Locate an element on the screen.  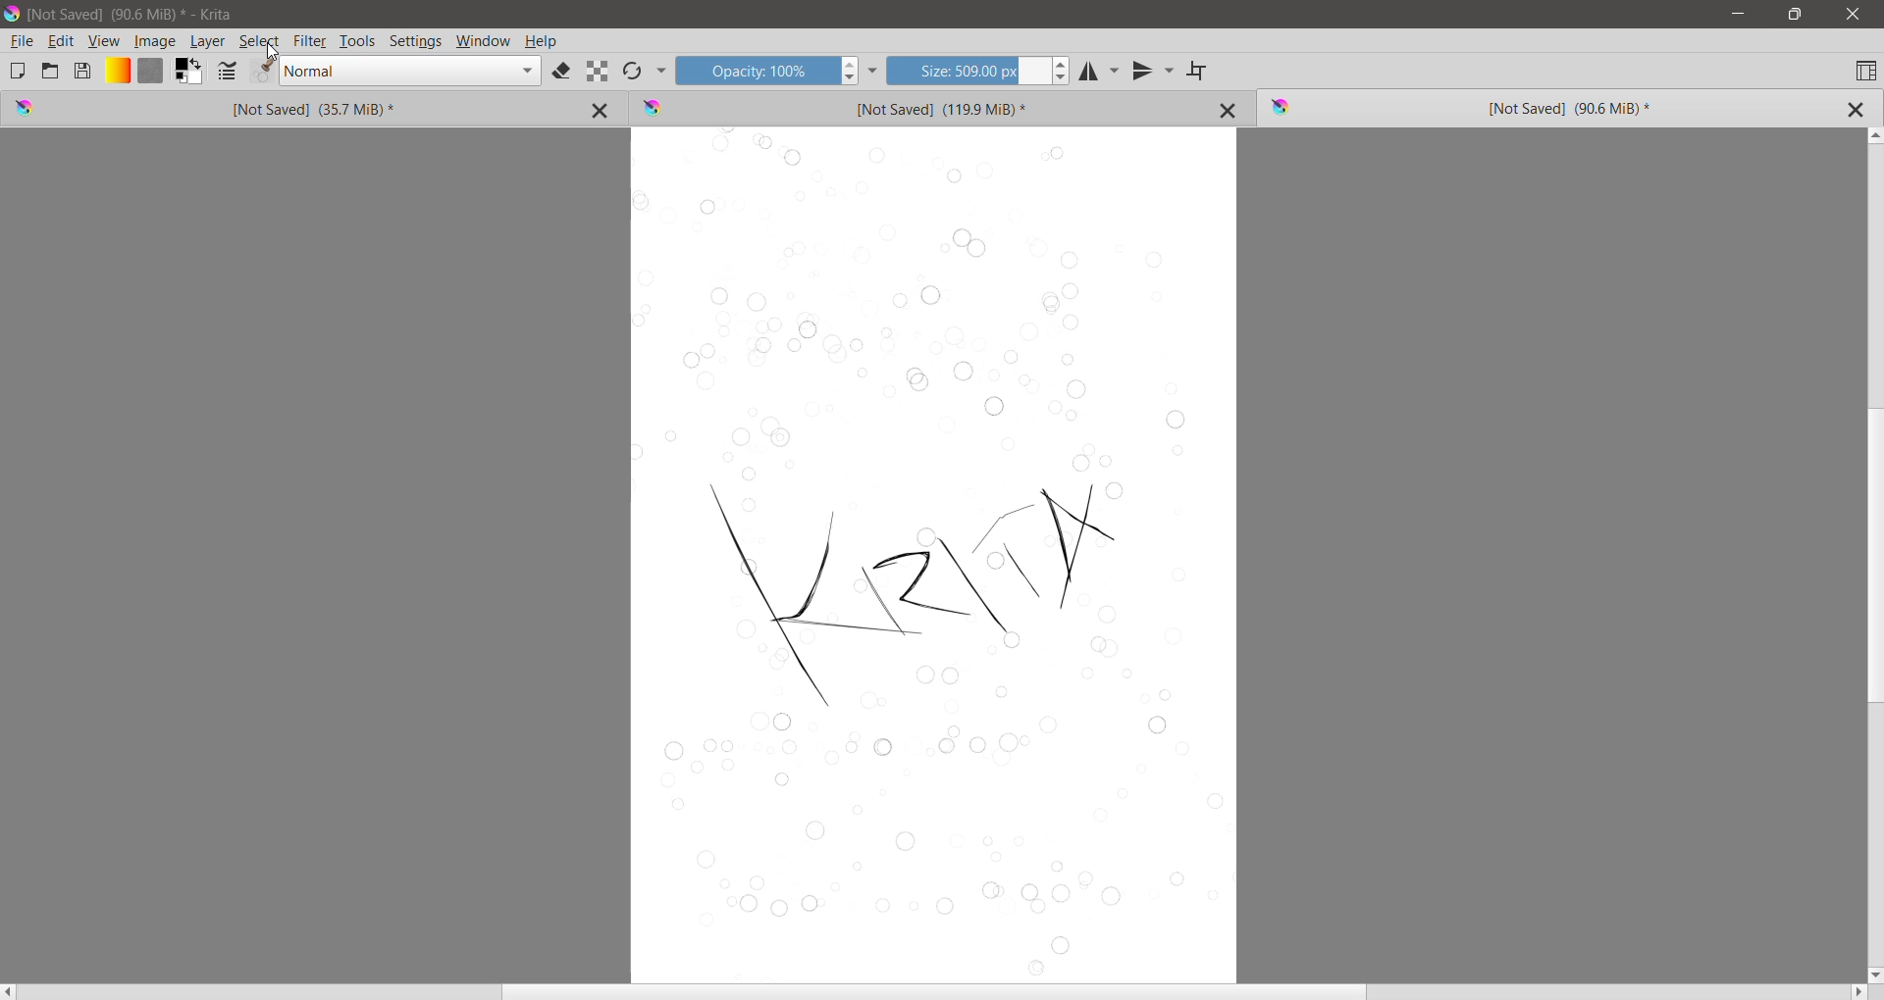
Horizontal Scroll Bar is located at coordinates (935, 992).